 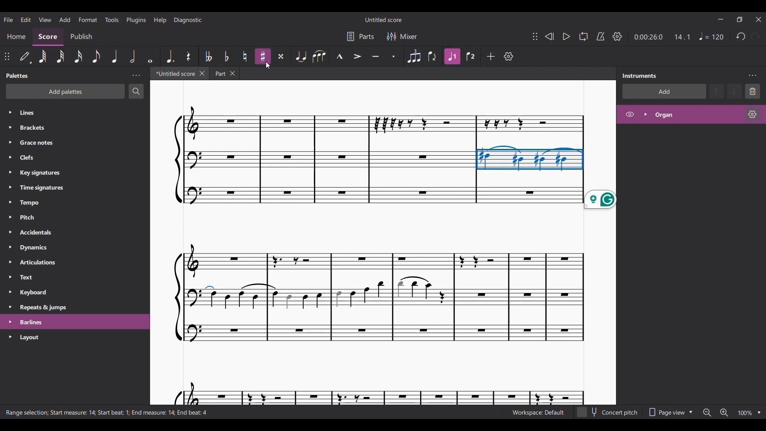 I want to click on Publish section, so click(x=81, y=37).